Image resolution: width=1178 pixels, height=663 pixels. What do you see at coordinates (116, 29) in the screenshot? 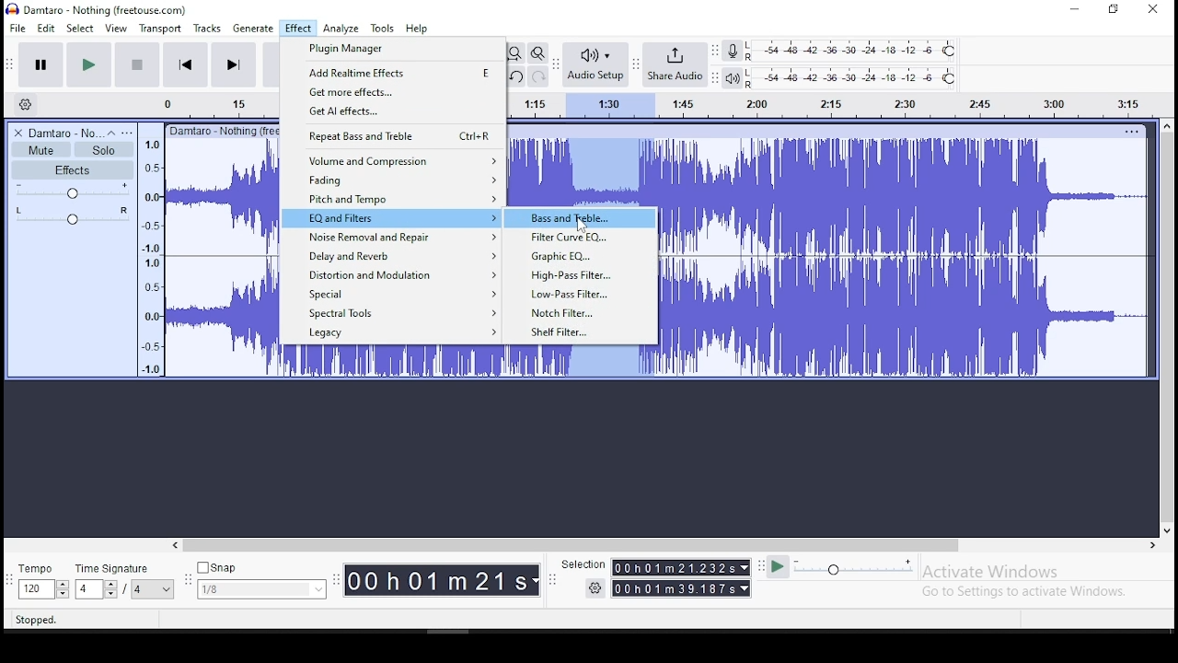
I see `view` at bounding box center [116, 29].